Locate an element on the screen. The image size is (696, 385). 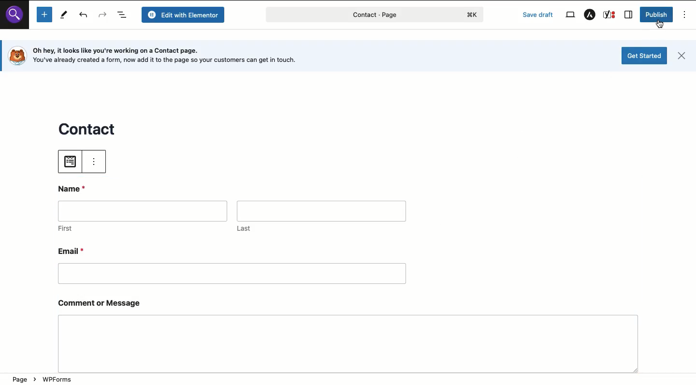
Oh hey, it looks like you're working on a Contact page.
[o} You've already created a form, now add it to the page so your customers can get in touch. is located at coordinates (172, 57).